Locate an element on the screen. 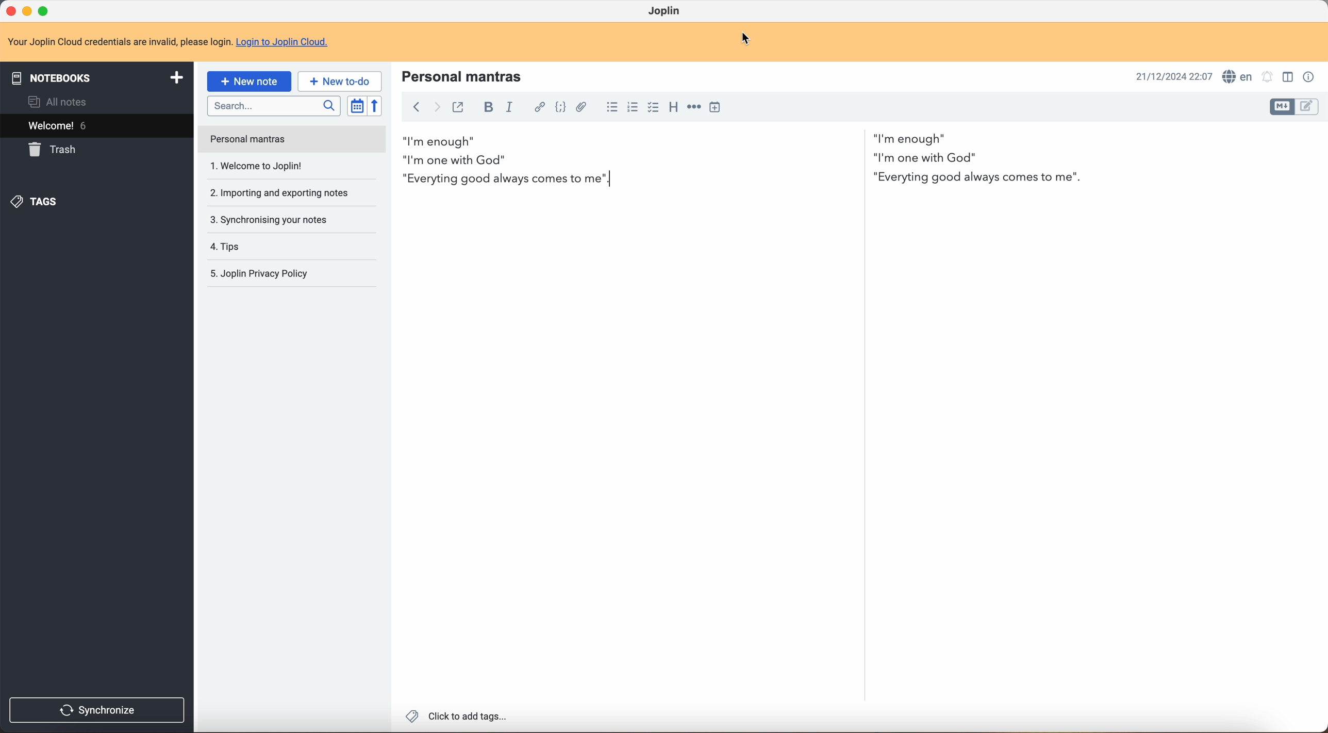  notebooks is located at coordinates (97, 76).